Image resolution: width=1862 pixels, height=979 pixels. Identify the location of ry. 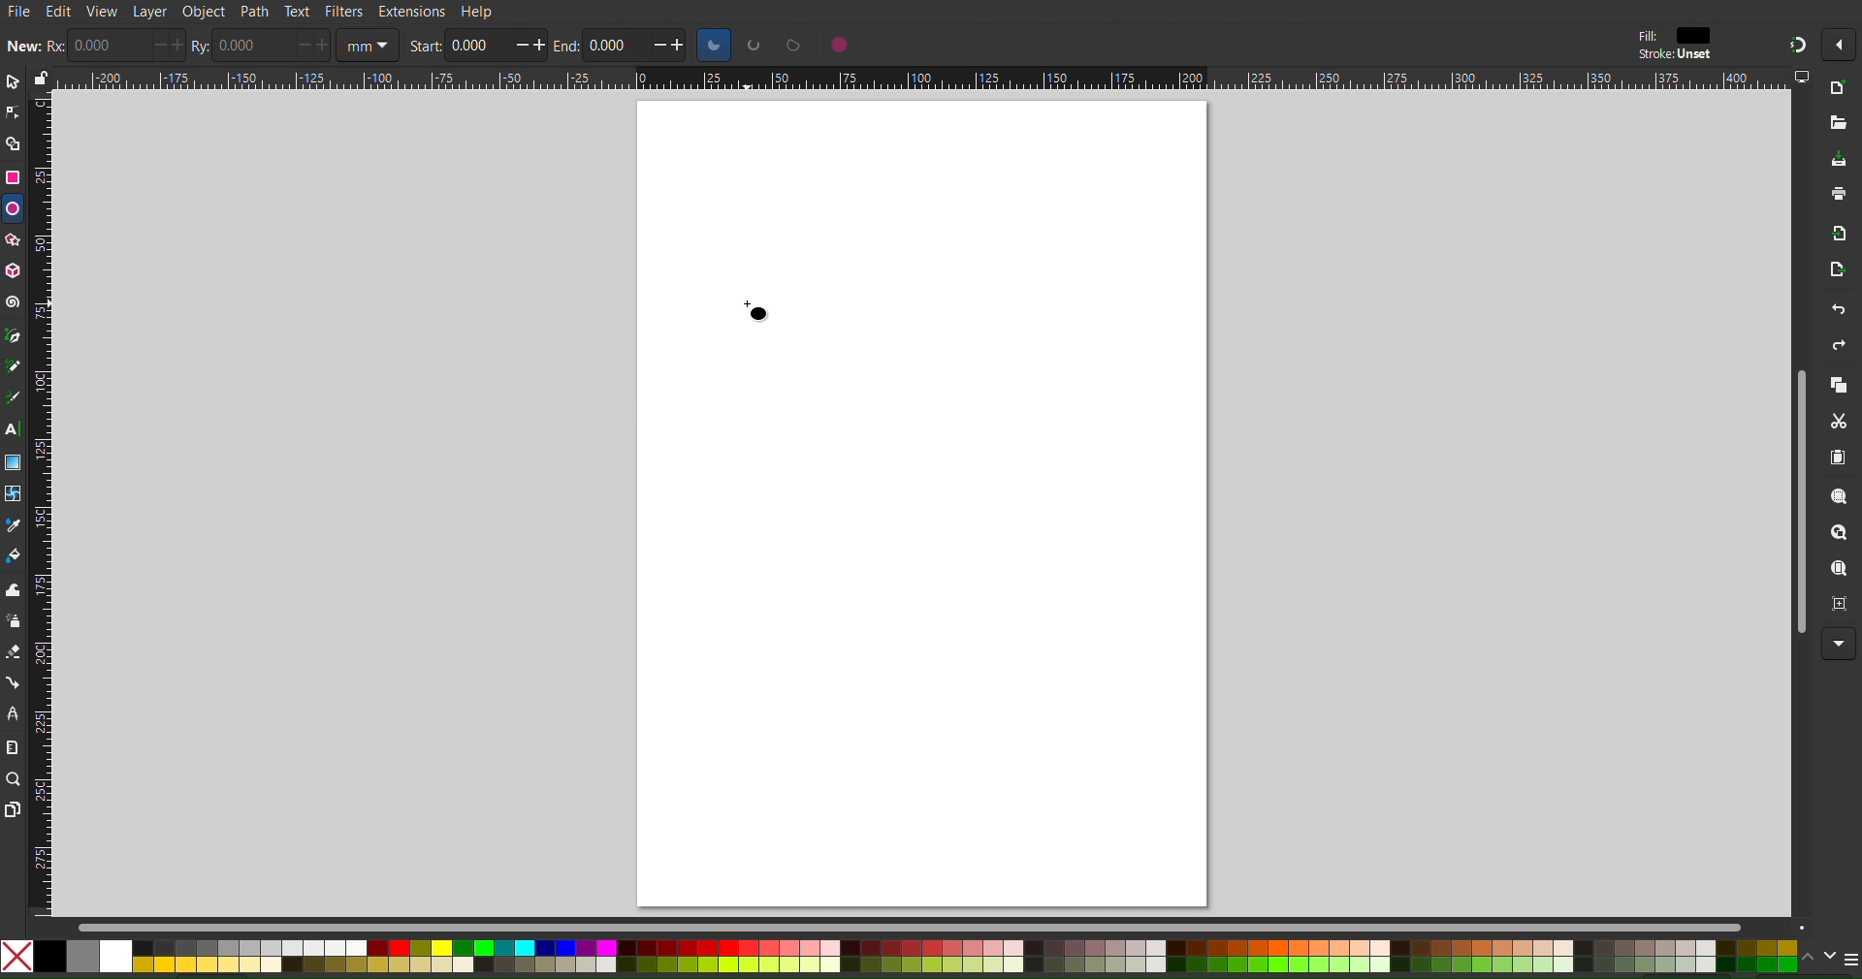
(198, 49).